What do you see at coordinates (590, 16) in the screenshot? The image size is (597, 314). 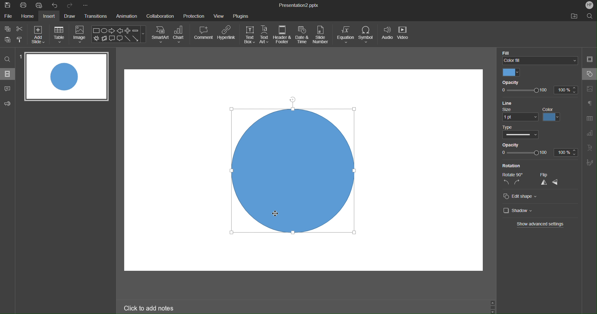 I see `Search` at bounding box center [590, 16].